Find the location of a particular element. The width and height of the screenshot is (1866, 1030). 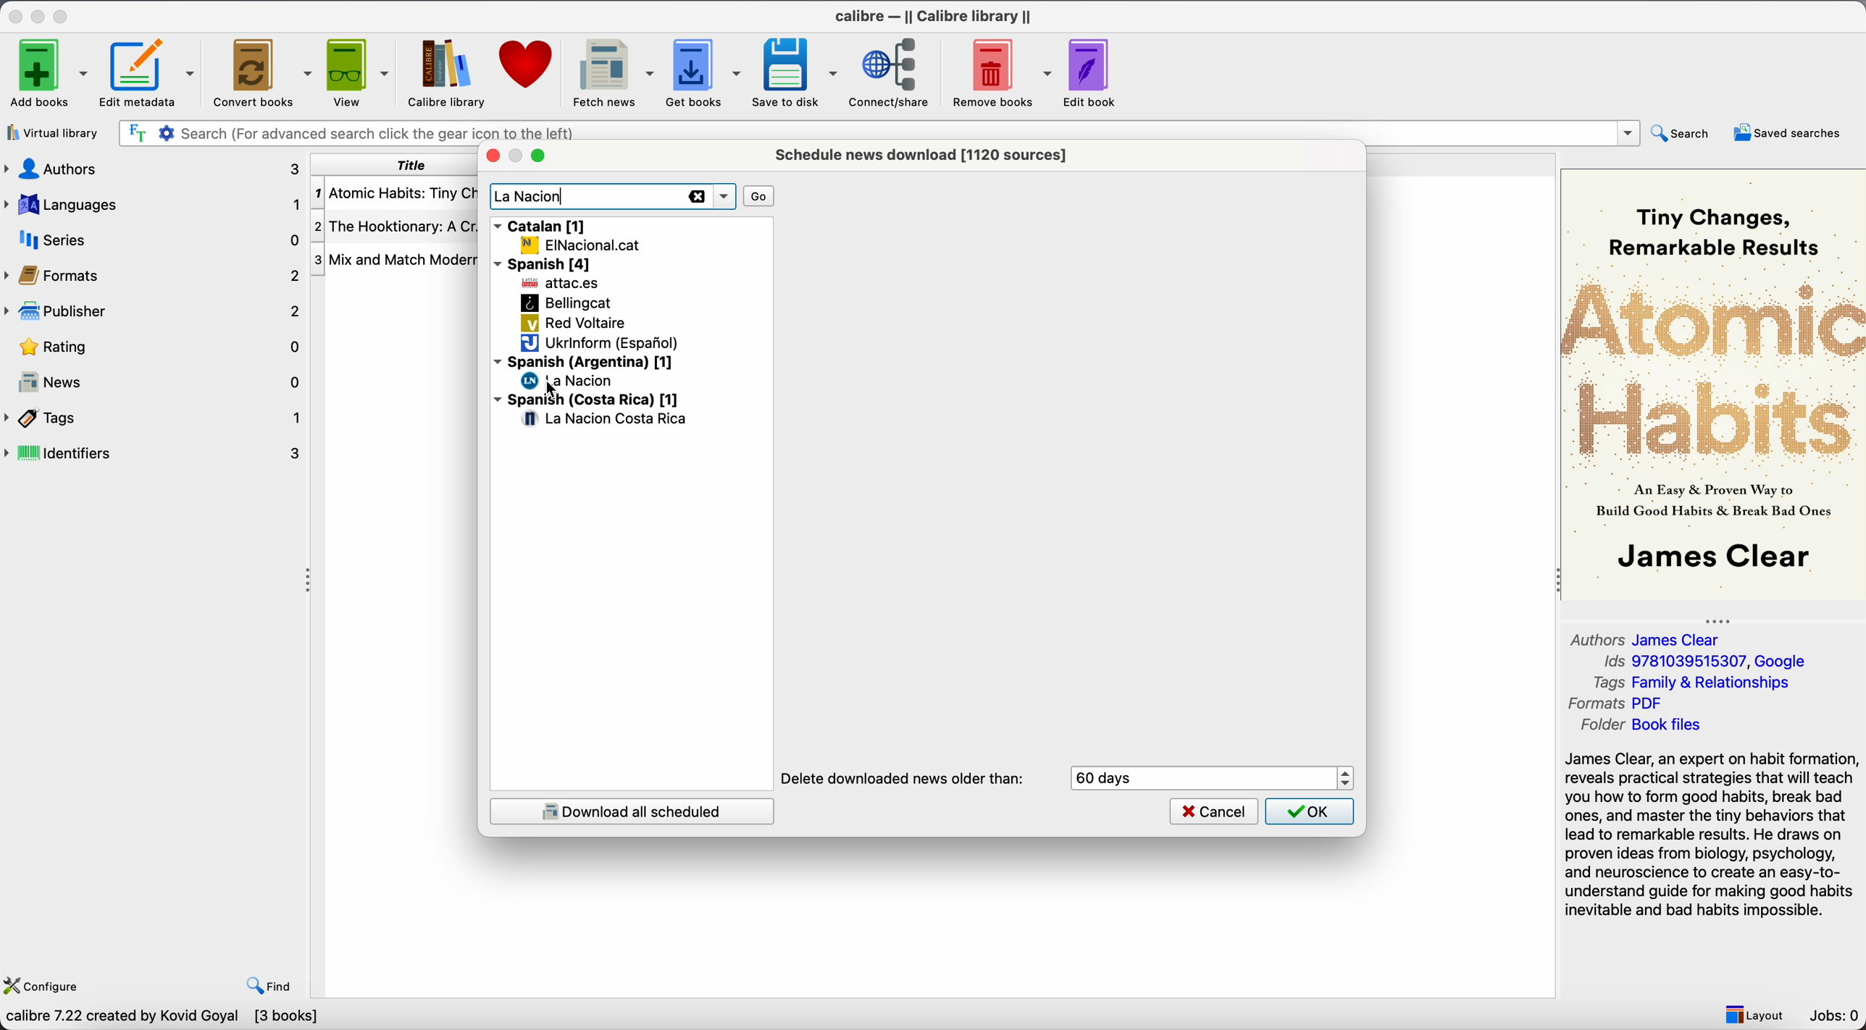

add books is located at coordinates (44, 72).